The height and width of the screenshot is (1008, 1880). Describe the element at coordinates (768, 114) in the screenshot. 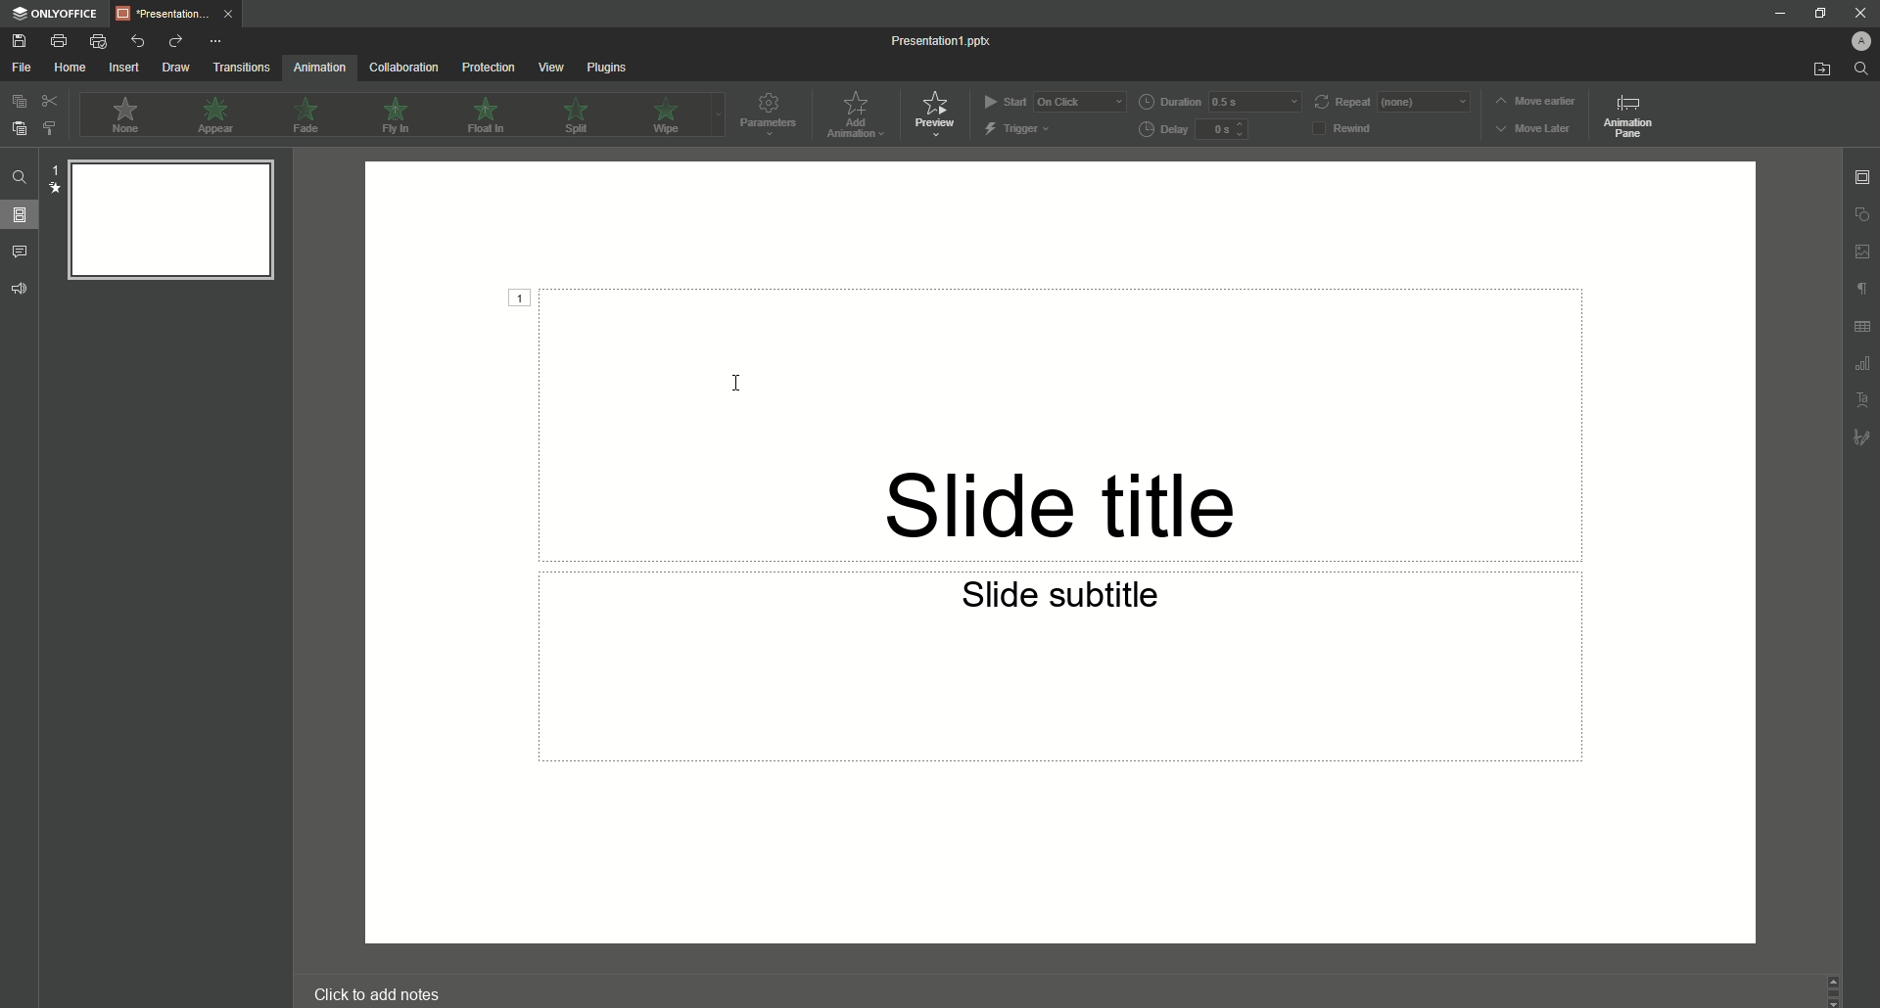

I see `Parameters` at that location.